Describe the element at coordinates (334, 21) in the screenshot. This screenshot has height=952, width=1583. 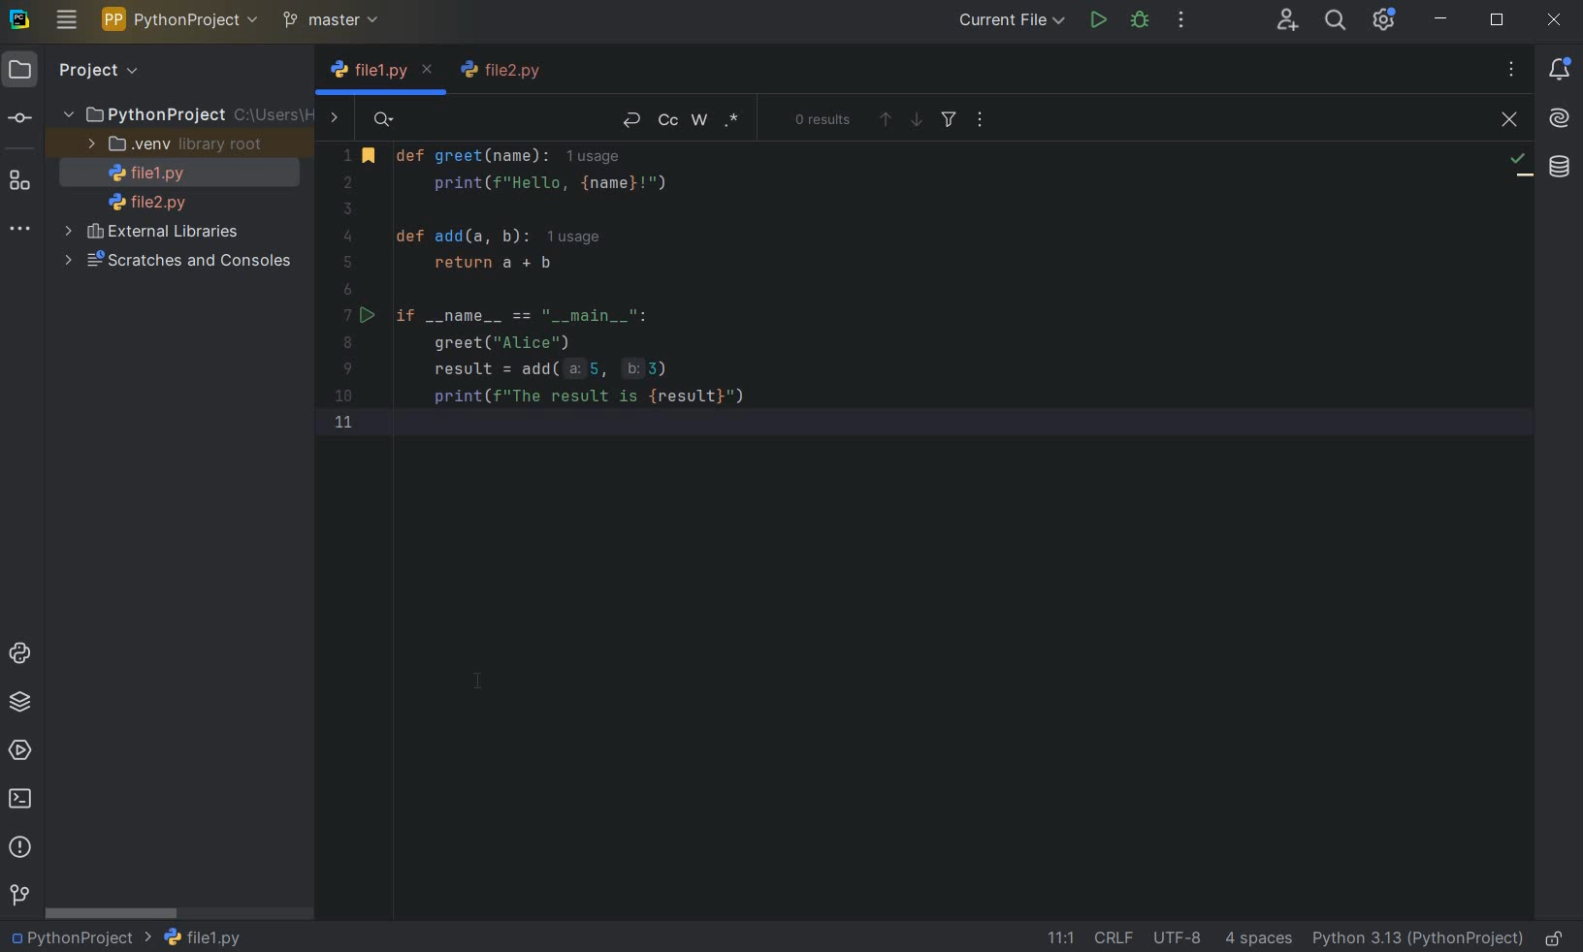
I see `MASTER` at that location.